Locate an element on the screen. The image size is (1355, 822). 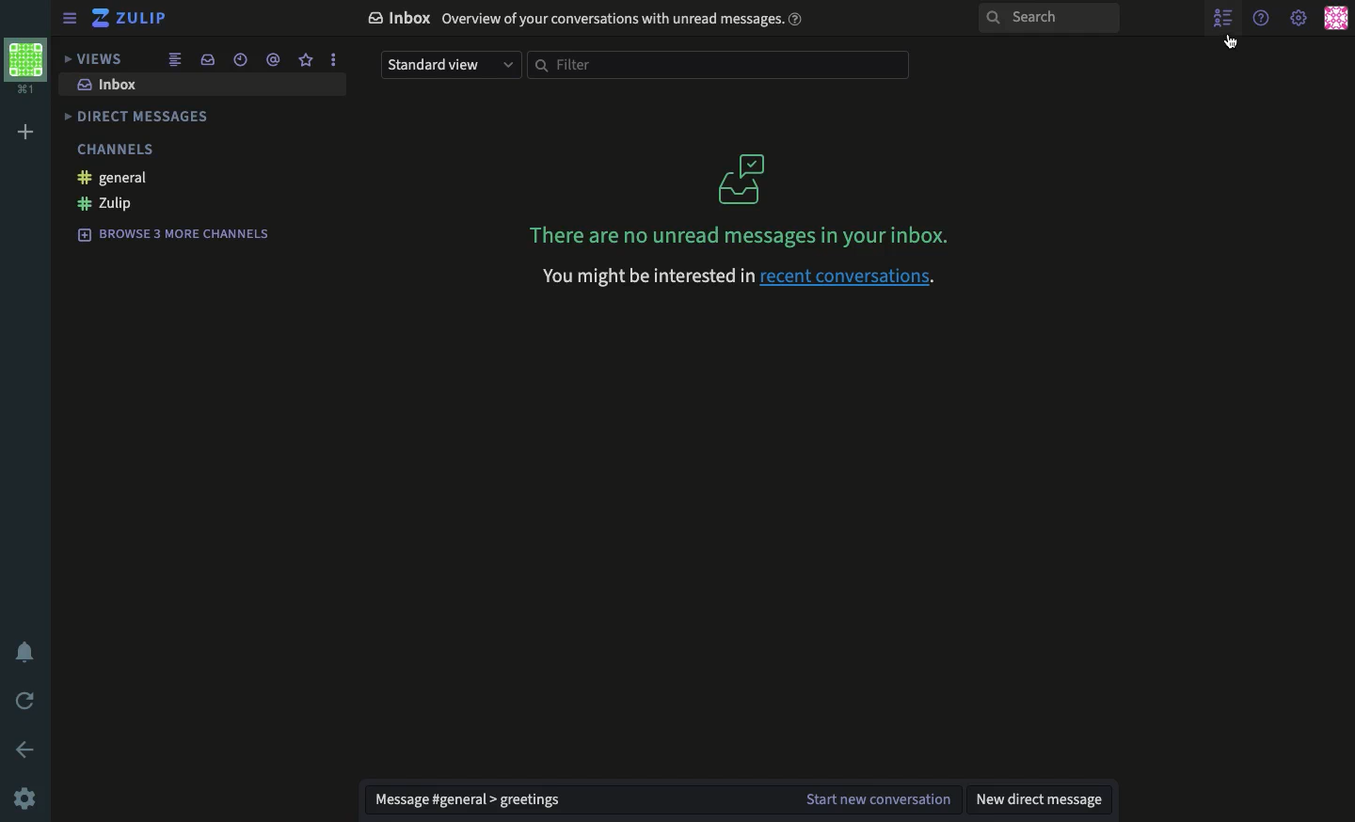
recent conversations is located at coordinates (241, 59).